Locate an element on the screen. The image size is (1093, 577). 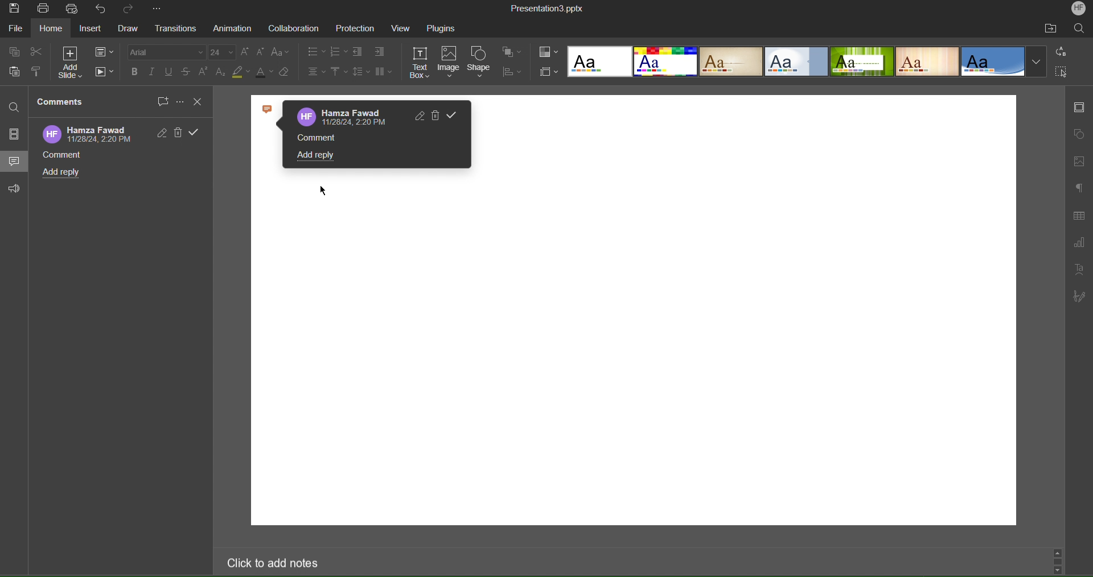
logo is located at coordinates (50, 134).